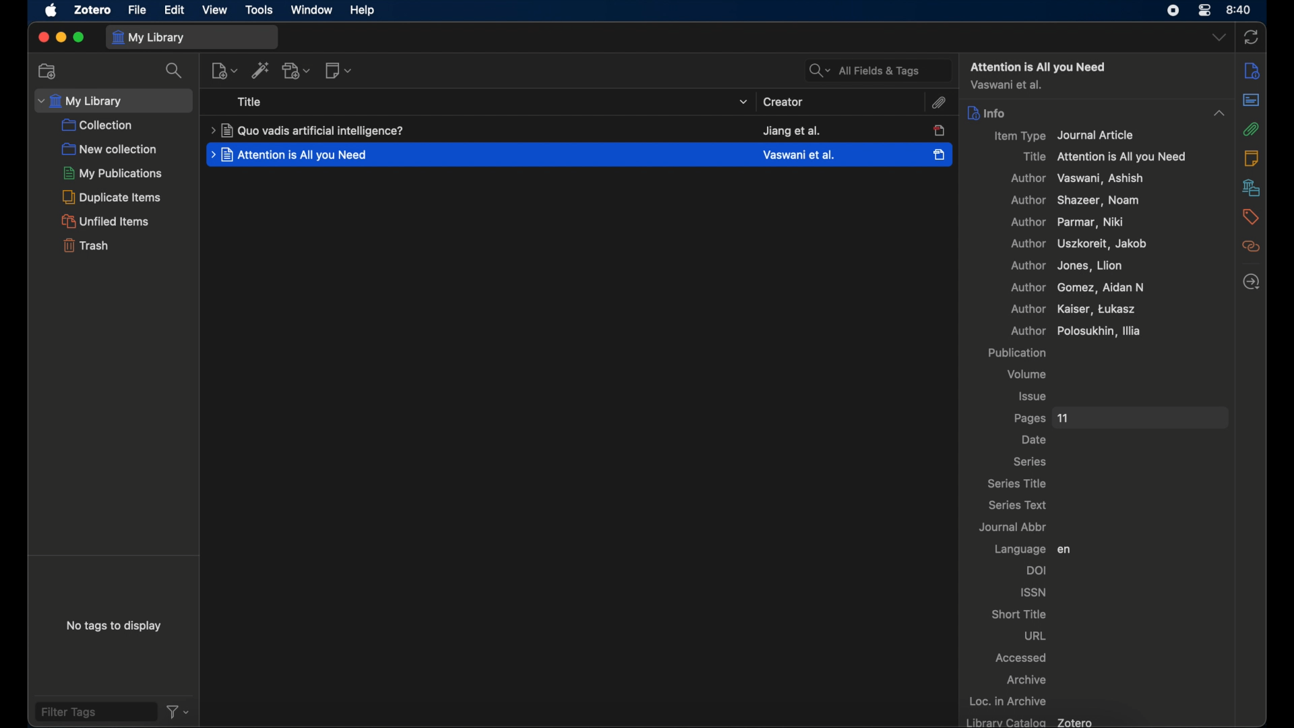  I want to click on language en, so click(1032, 549).